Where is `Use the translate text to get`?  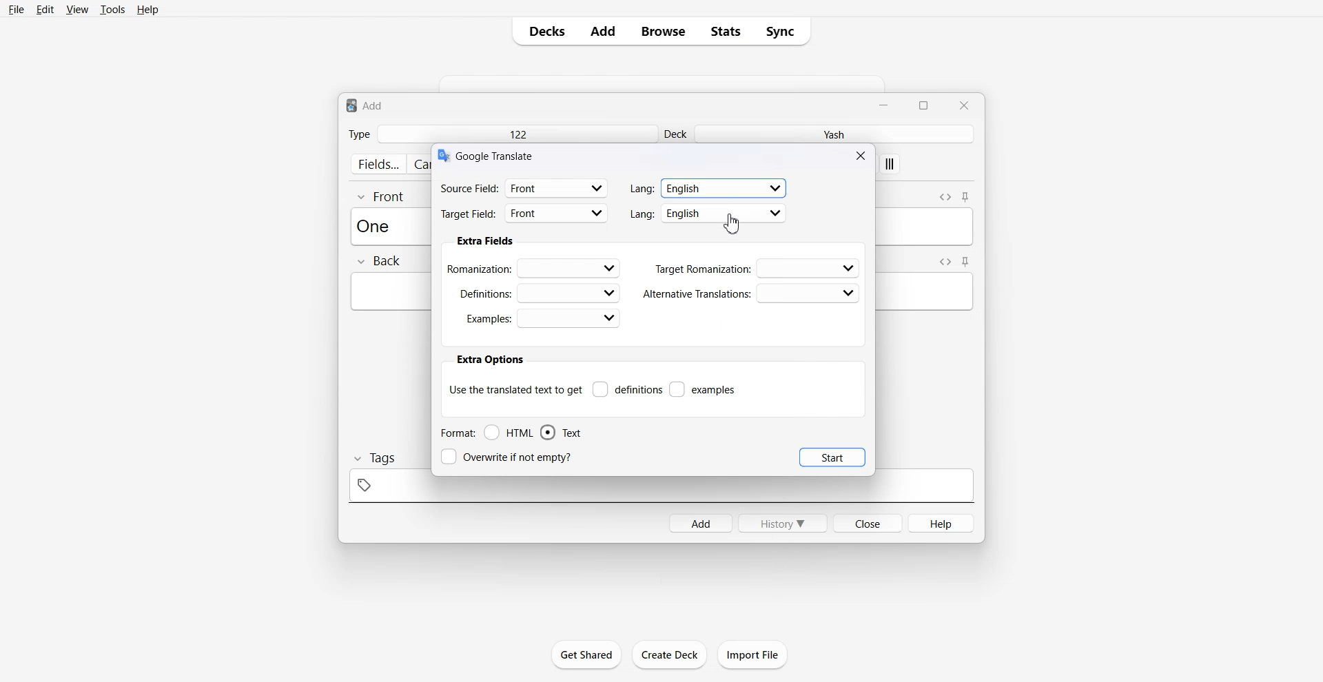 Use the translate text to get is located at coordinates (515, 389).